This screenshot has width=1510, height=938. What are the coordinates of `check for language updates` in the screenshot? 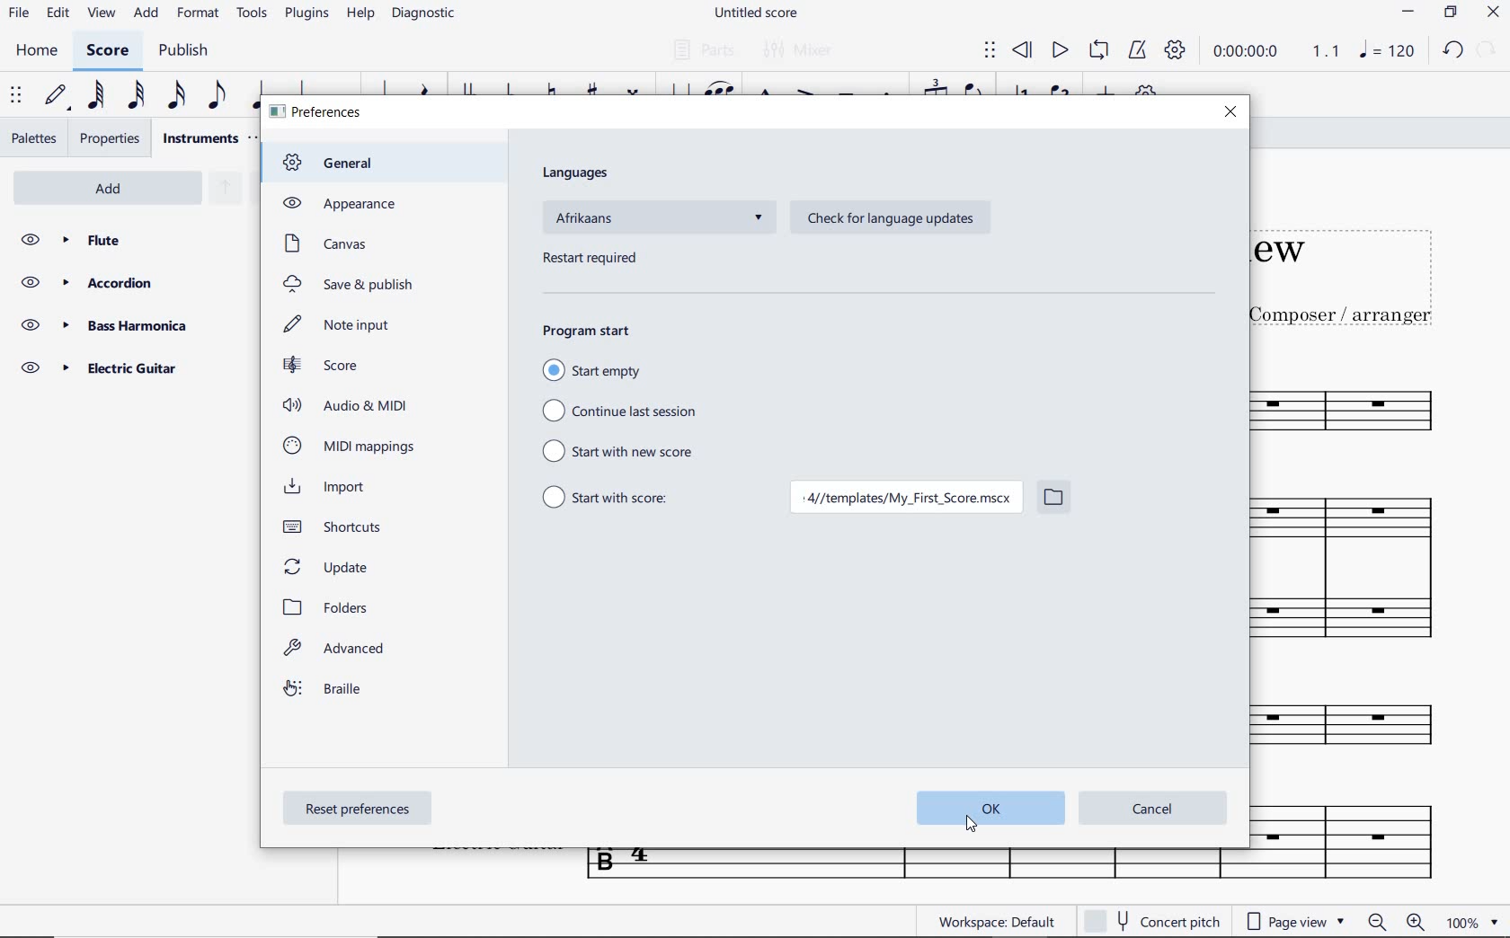 It's located at (886, 219).